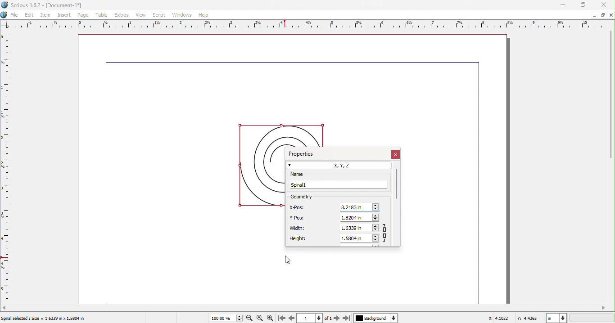 Image resolution: width=615 pixels, height=323 pixels. Describe the element at coordinates (29, 14) in the screenshot. I see `Edit` at that location.